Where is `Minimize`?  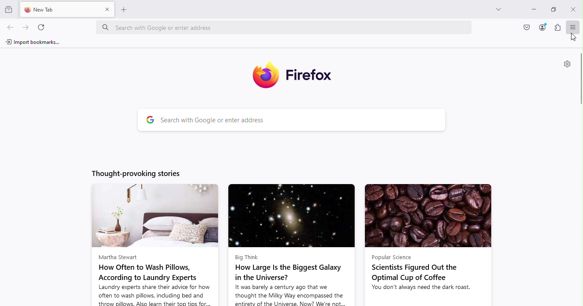 Minimize is located at coordinates (533, 9).